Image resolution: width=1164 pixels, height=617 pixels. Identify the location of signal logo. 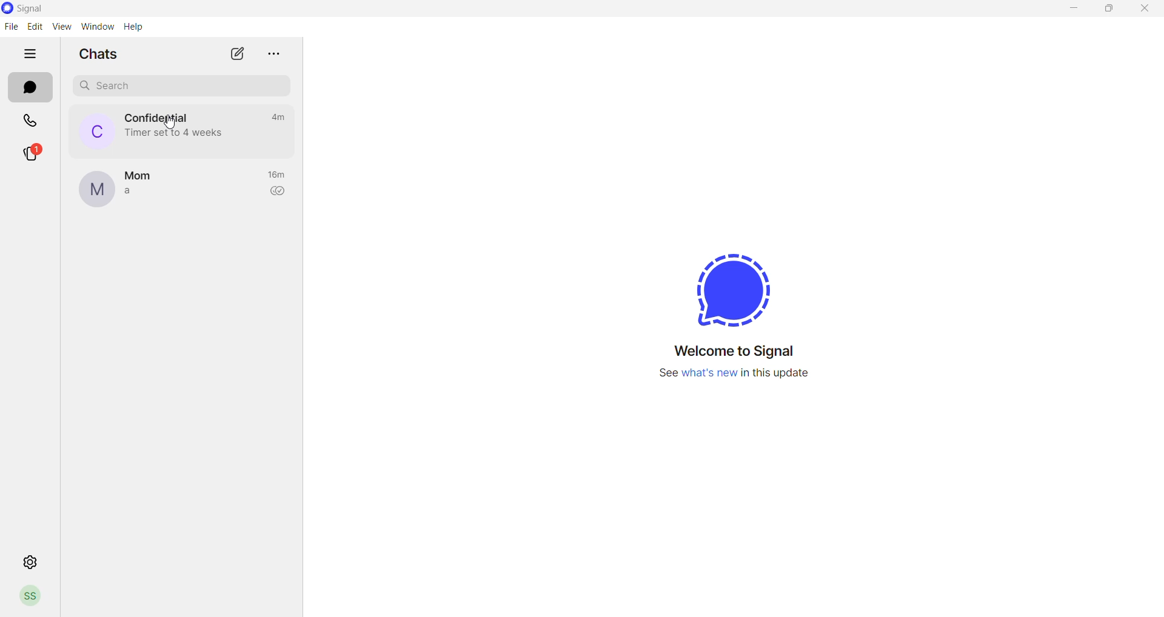
(726, 289).